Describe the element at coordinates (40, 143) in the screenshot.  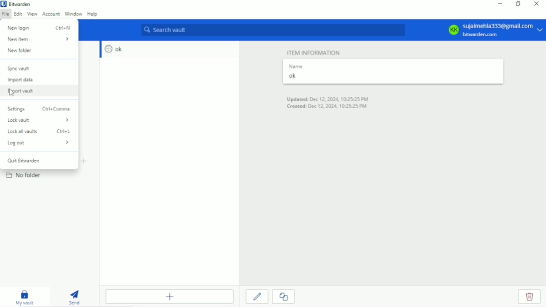
I see `Log out` at that location.